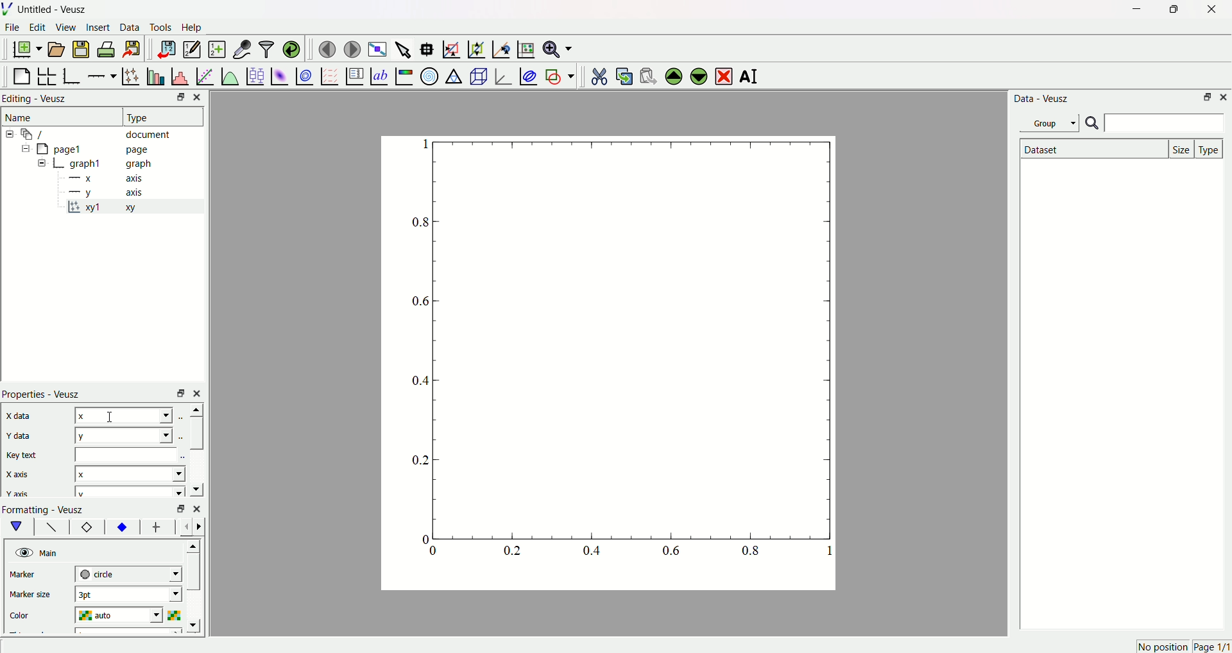  I want to click on auto, so click(122, 616).